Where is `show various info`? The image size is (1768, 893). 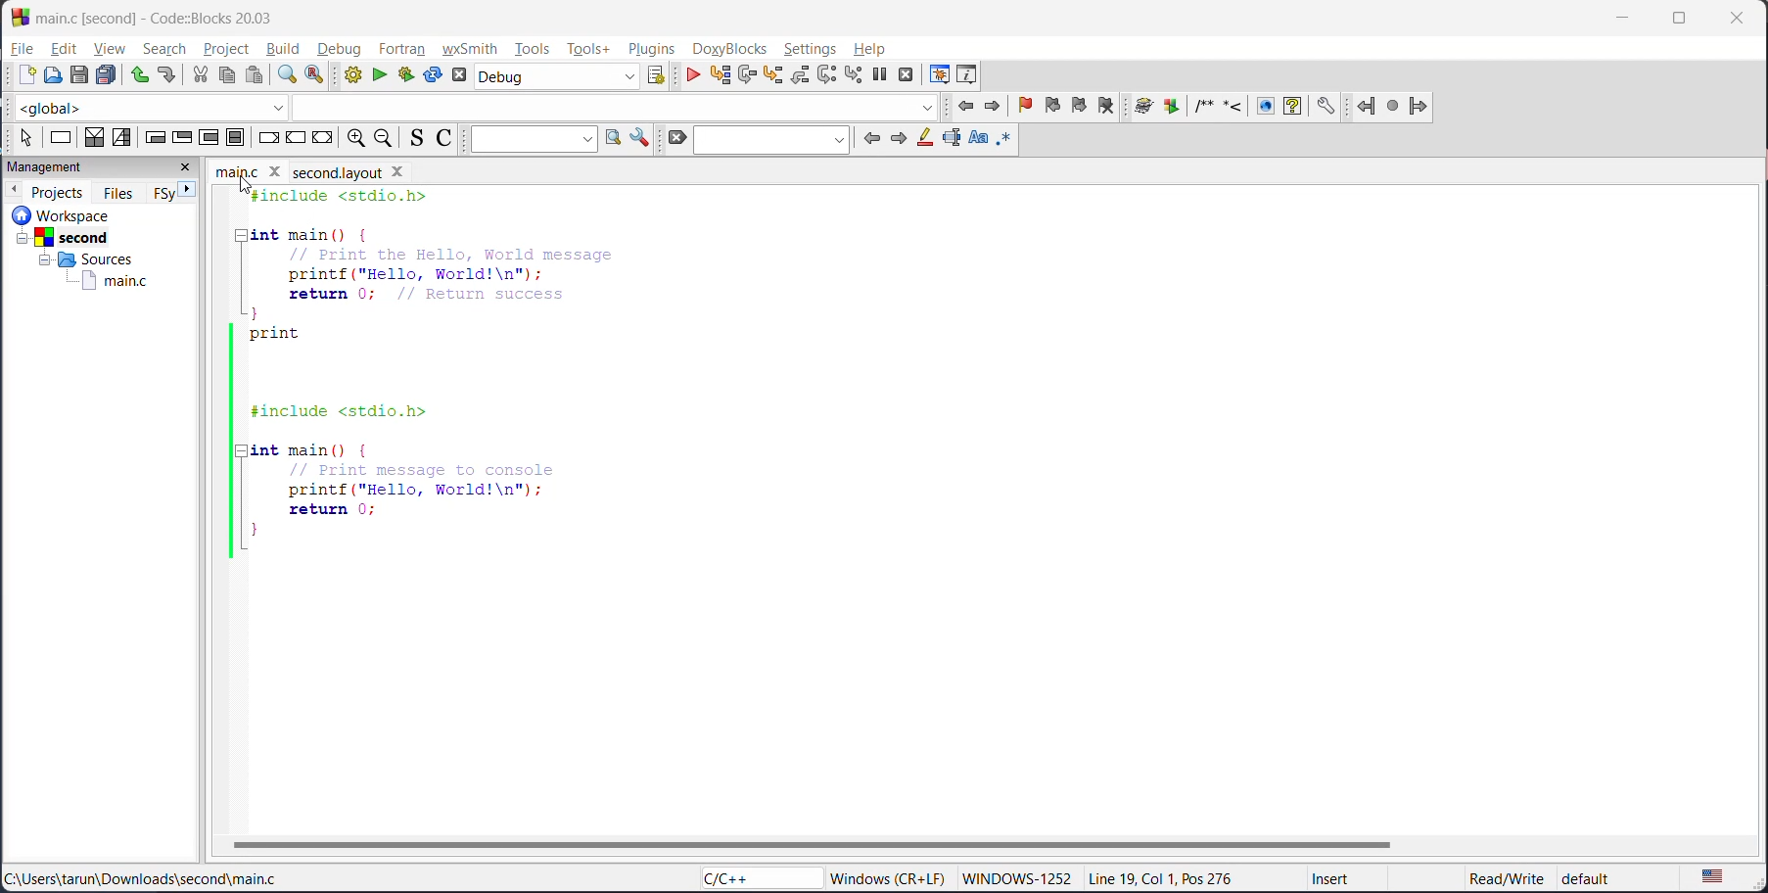
show various info is located at coordinates (968, 73).